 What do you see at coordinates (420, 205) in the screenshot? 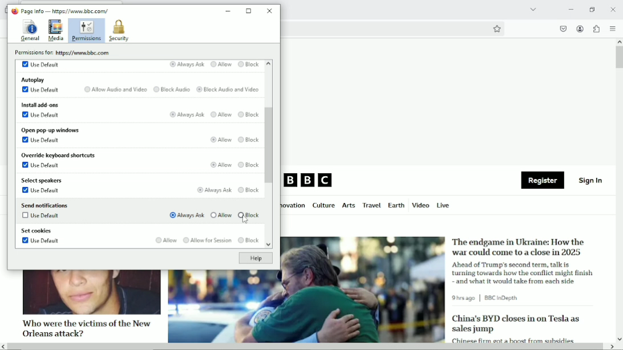
I see `Video` at bounding box center [420, 205].